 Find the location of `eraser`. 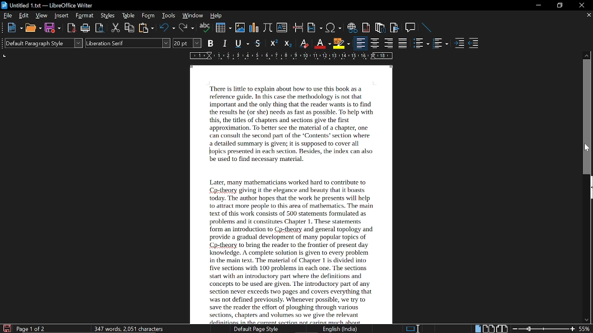

eraser is located at coordinates (304, 43).